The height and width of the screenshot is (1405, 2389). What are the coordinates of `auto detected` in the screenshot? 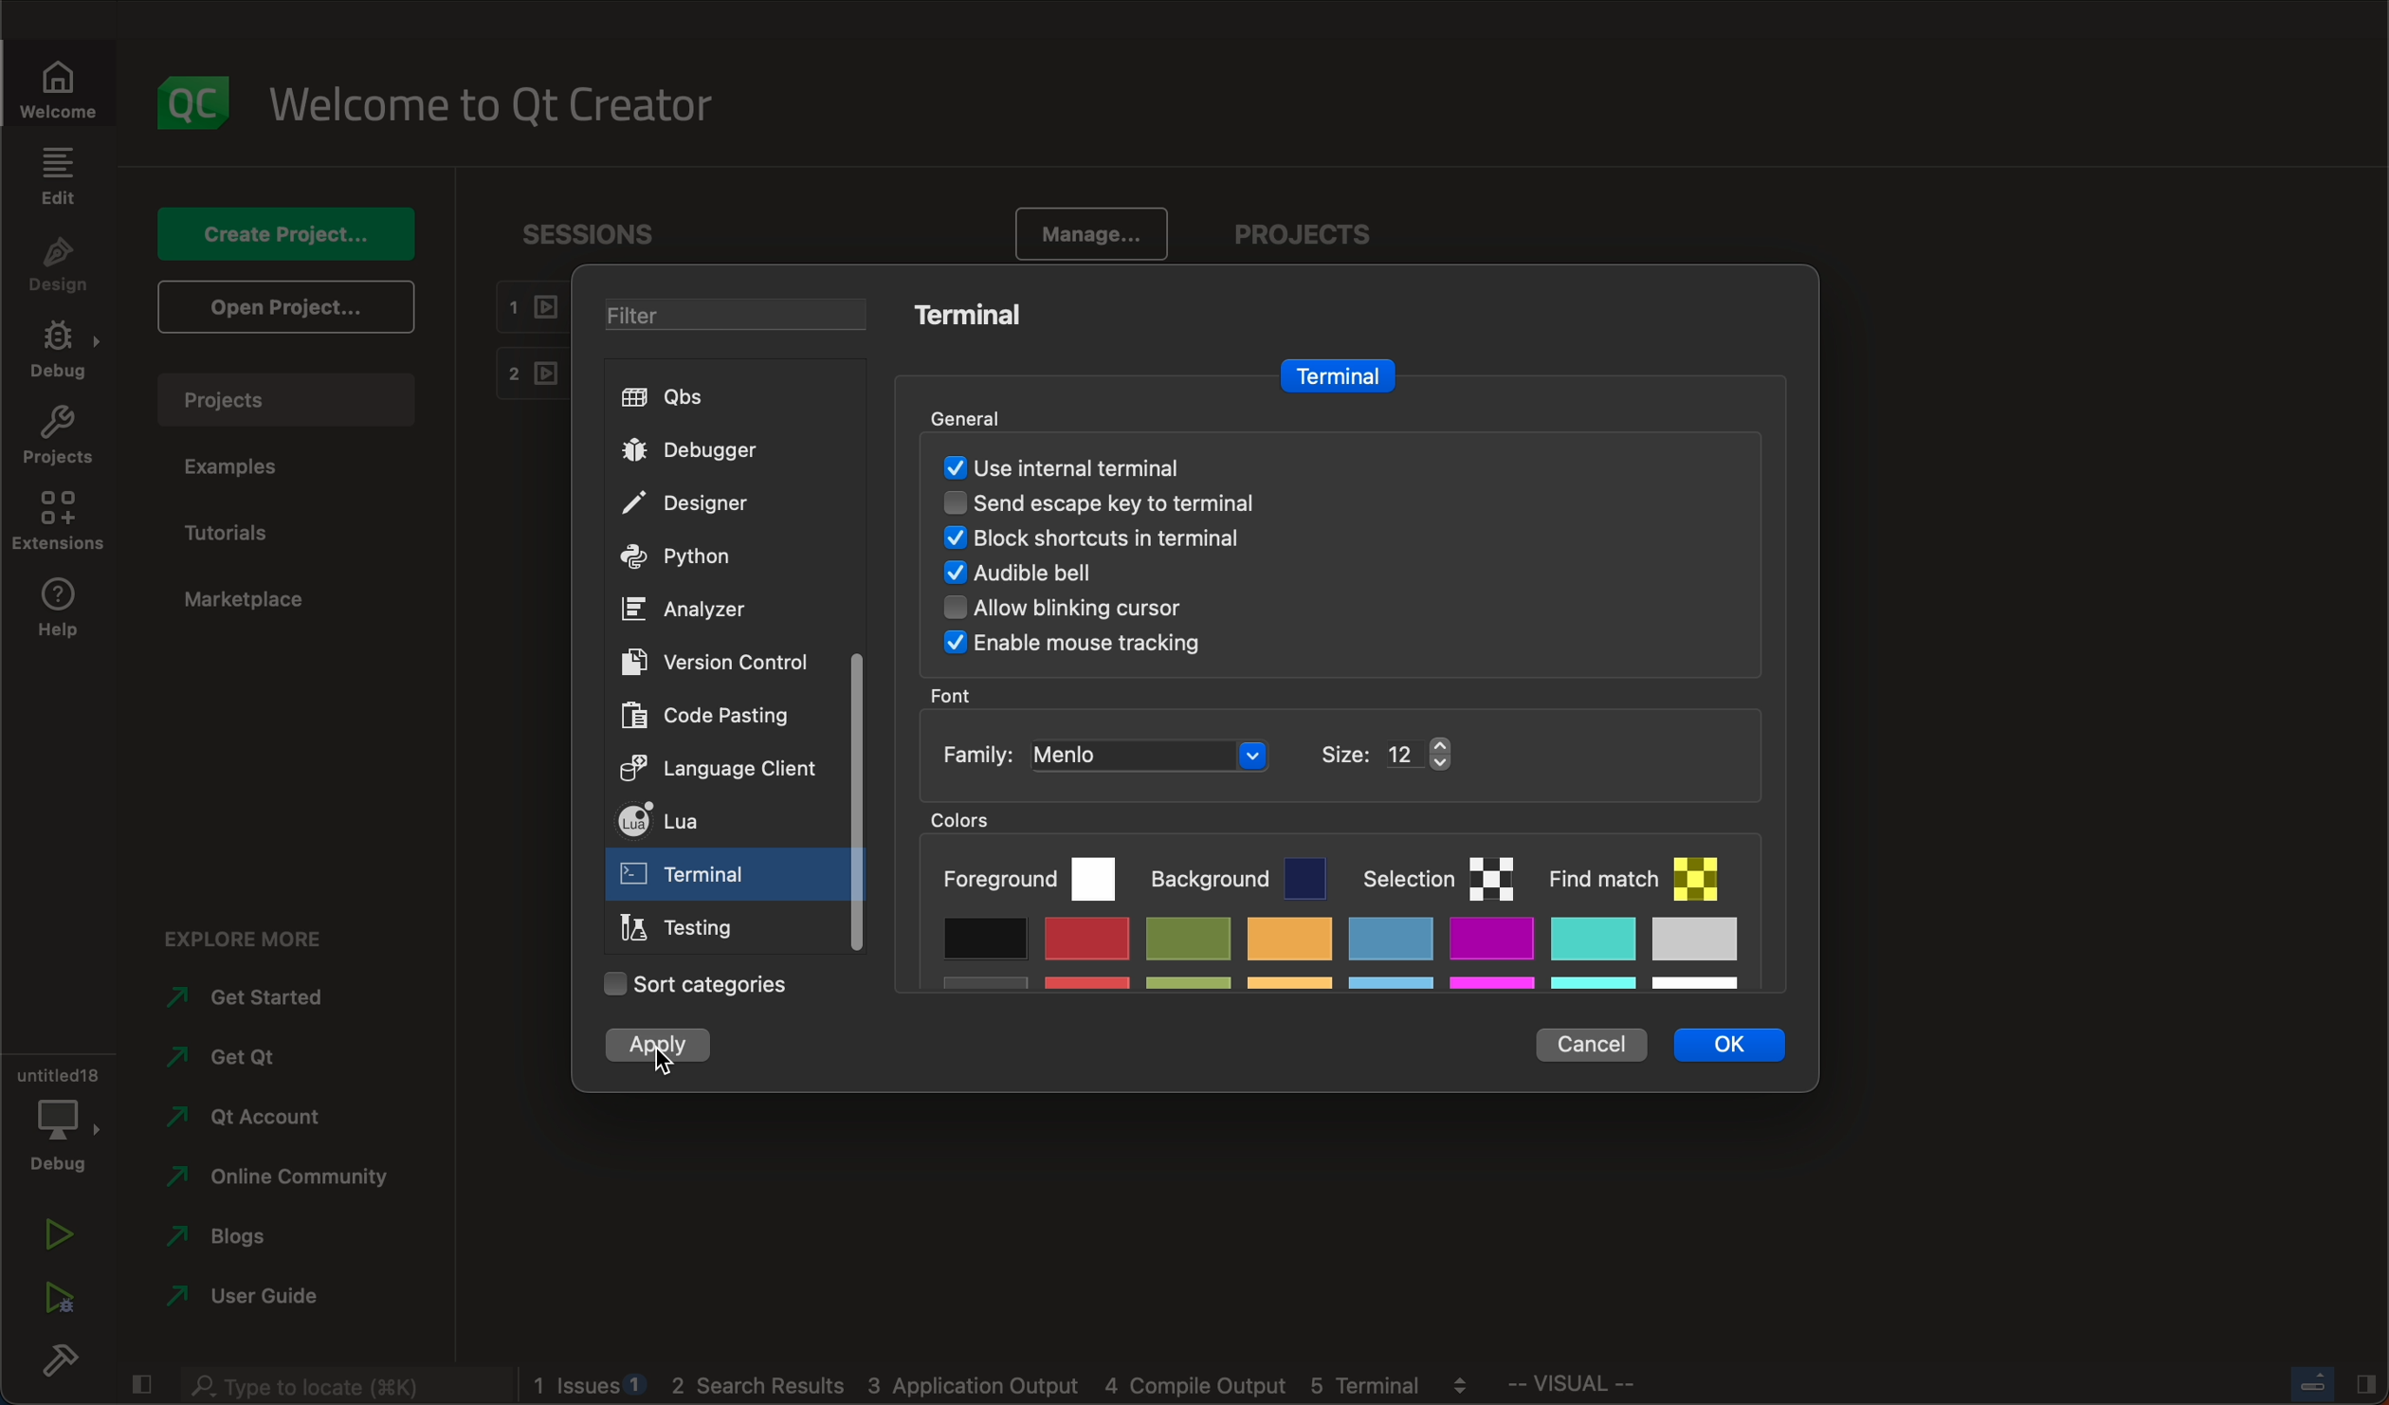 It's located at (1065, 466).